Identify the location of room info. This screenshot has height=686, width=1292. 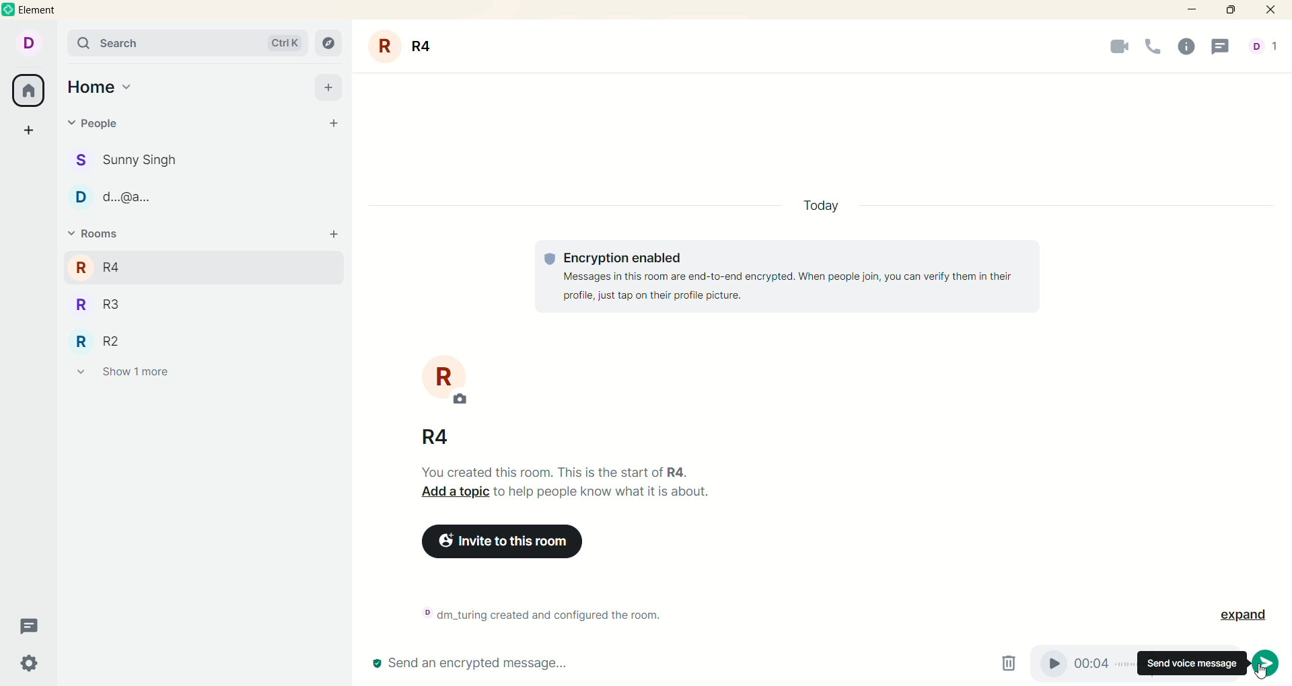
(1190, 48).